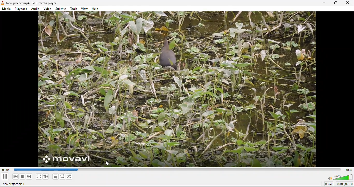  I want to click on playback, so click(20, 9).